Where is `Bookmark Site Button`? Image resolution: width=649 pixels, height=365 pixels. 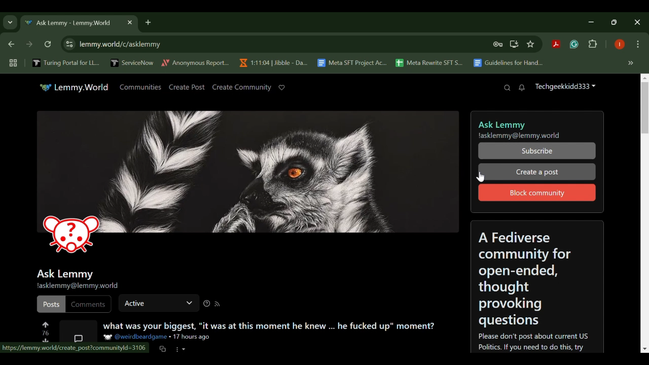
Bookmark Site Button is located at coordinates (530, 45).